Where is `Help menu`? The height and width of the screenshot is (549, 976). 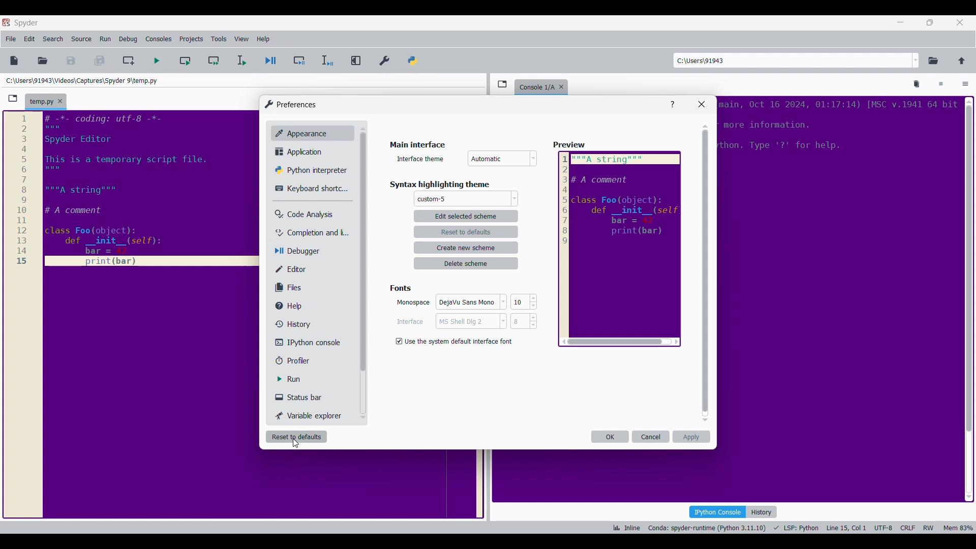
Help menu is located at coordinates (263, 39).